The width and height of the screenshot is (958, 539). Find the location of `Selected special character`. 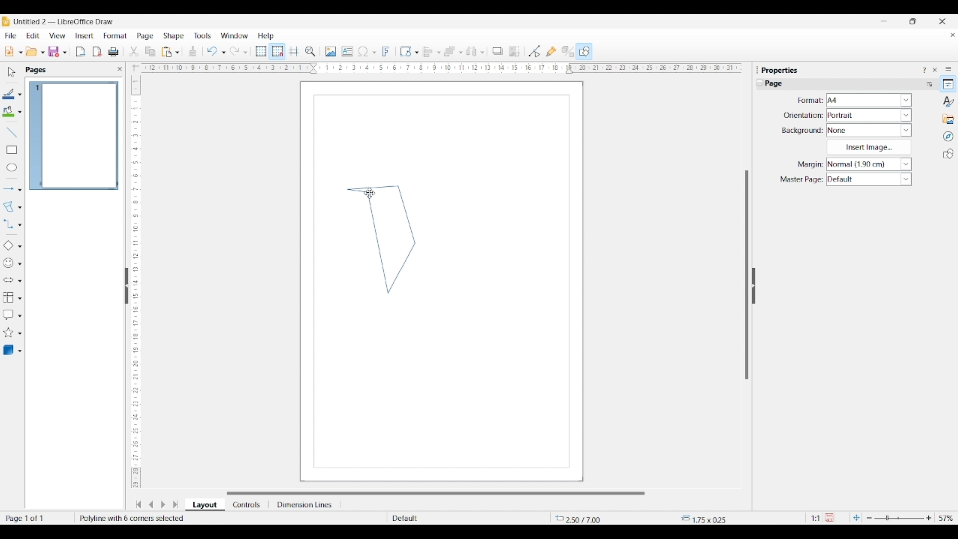

Selected special character is located at coordinates (363, 51).